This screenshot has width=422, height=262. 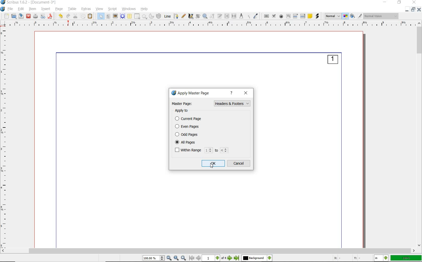 I want to click on paste, so click(x=90, y=16).